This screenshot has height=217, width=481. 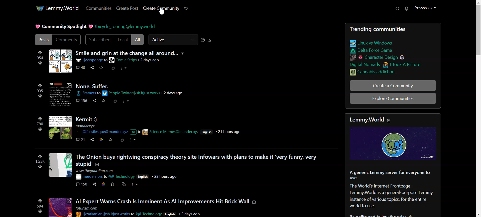 What do you see at coordinates (64, 27) in the screenshot?
I see `Text` at bounding box center [64, 27].